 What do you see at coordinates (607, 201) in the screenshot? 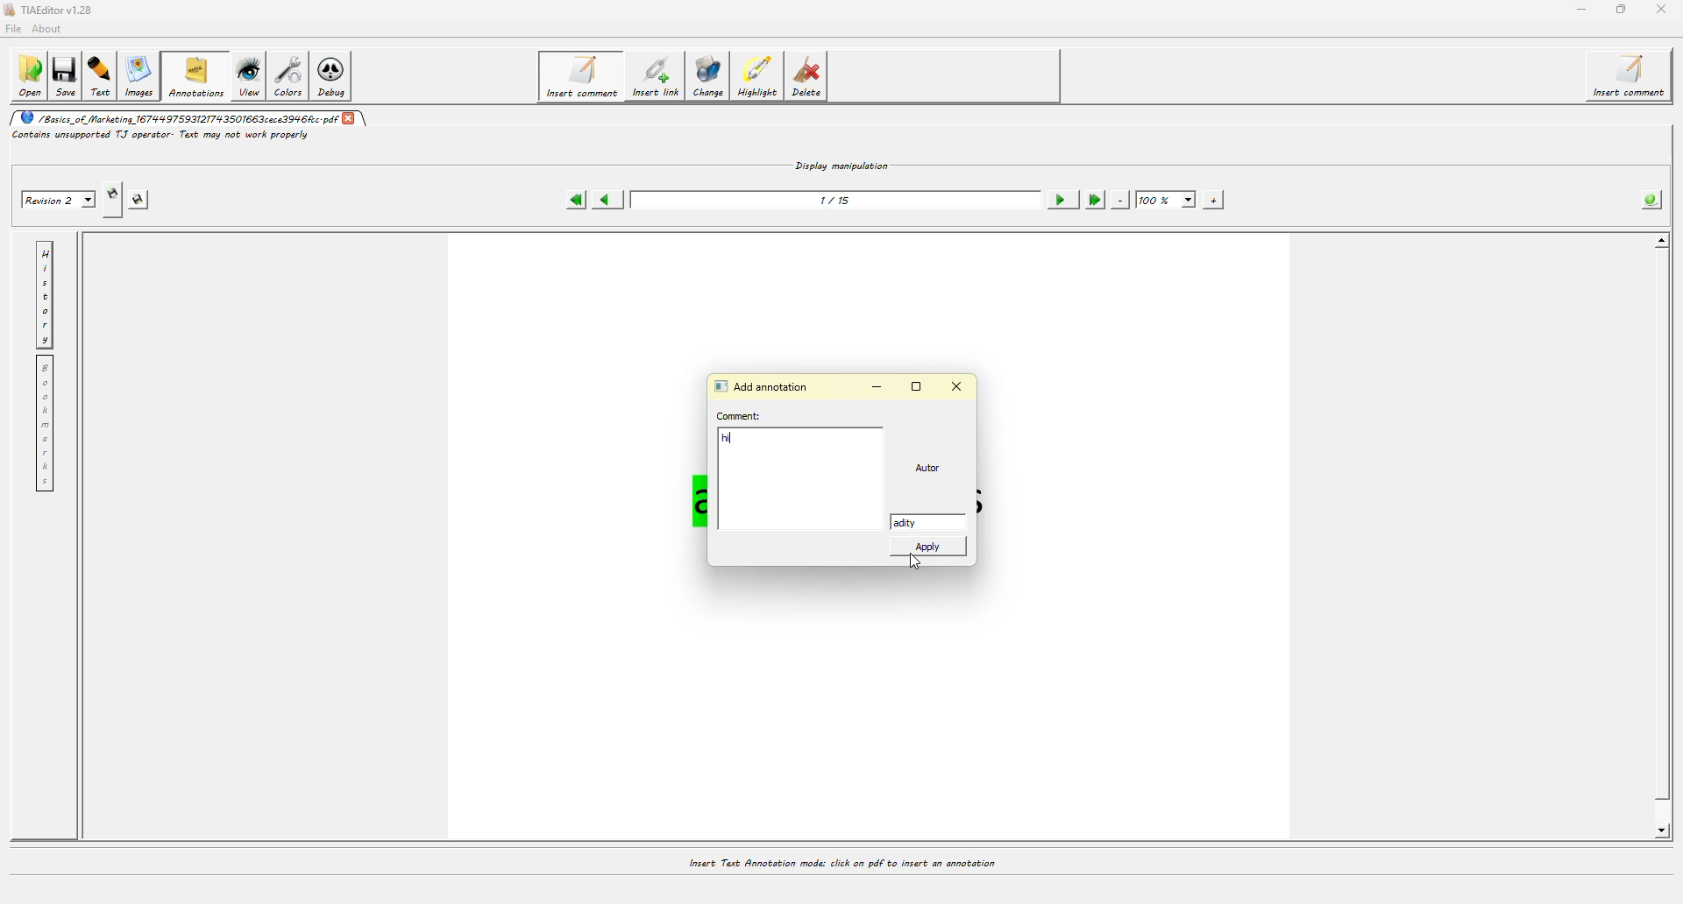
I see `previous page` at bounding box center [607, 201].